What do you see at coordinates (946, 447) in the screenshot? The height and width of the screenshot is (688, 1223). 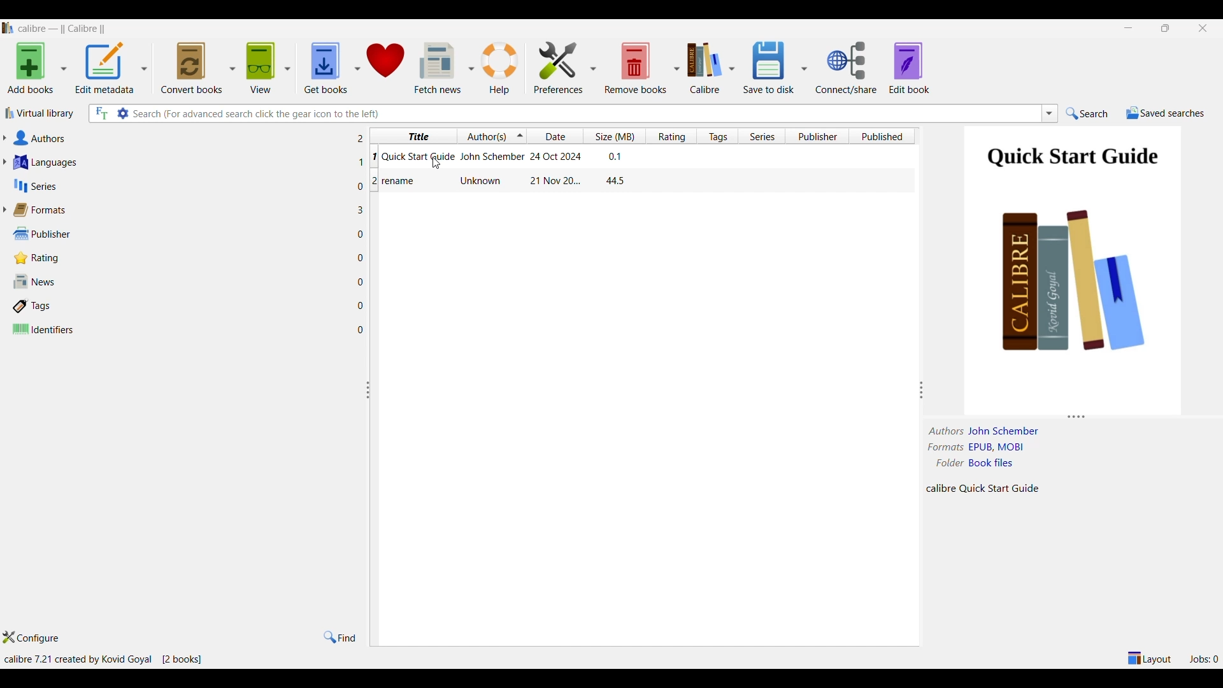 I see `formats` at bounding box center [946, 447].